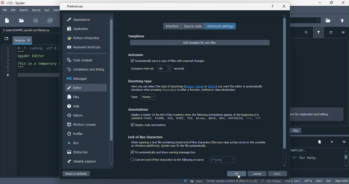  I want to click on docstring, so click(141, 81).